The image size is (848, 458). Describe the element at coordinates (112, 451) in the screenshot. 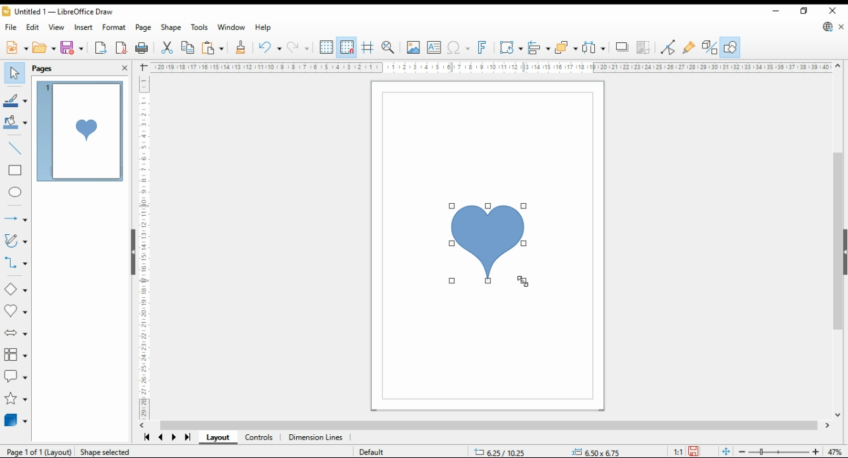

I see `Shape selected` at that location.